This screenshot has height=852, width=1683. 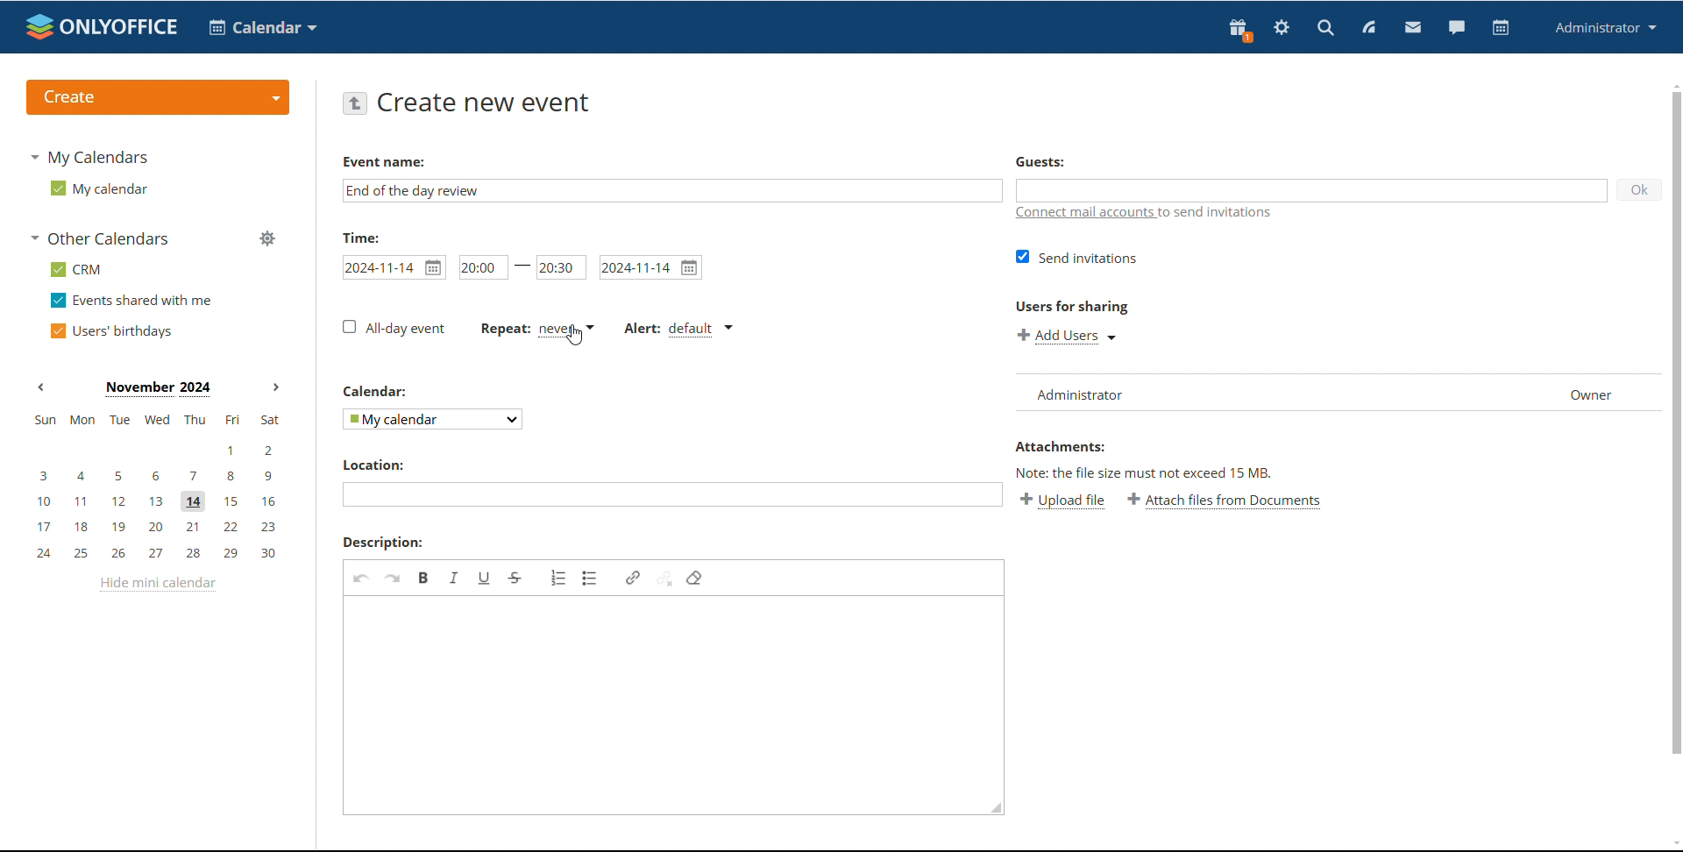 I want to click on search, so click(x=1324, y=29).